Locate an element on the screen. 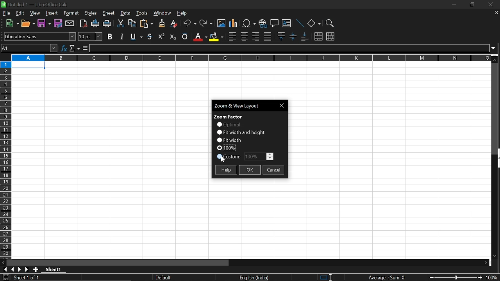 The width and height of the screenshot is (500, 281). formula is located at coordinates (84, 48).